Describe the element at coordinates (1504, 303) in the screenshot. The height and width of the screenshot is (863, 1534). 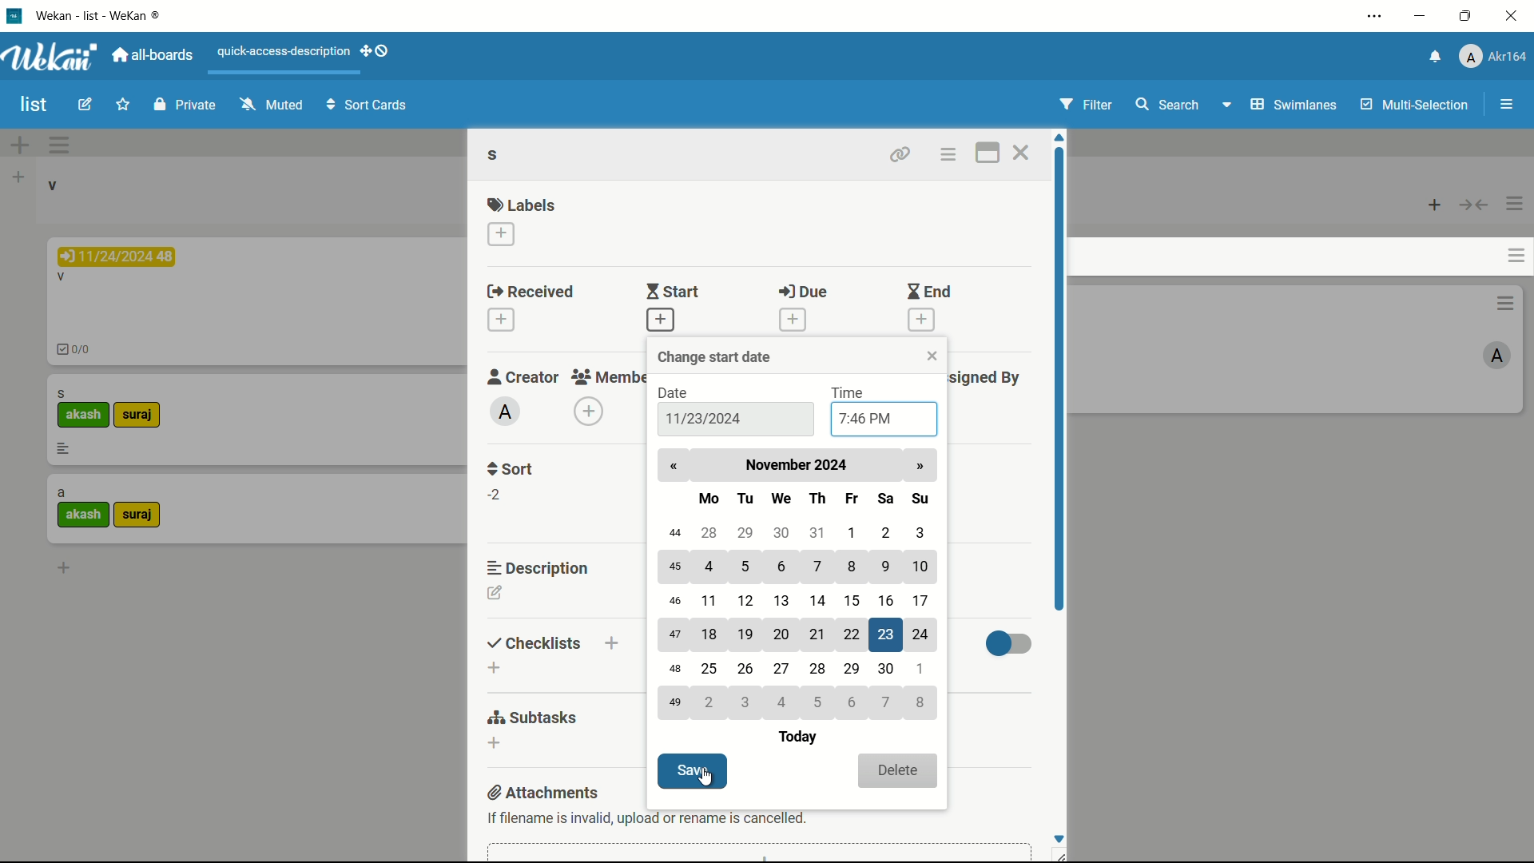
I see `card actions` at that location.